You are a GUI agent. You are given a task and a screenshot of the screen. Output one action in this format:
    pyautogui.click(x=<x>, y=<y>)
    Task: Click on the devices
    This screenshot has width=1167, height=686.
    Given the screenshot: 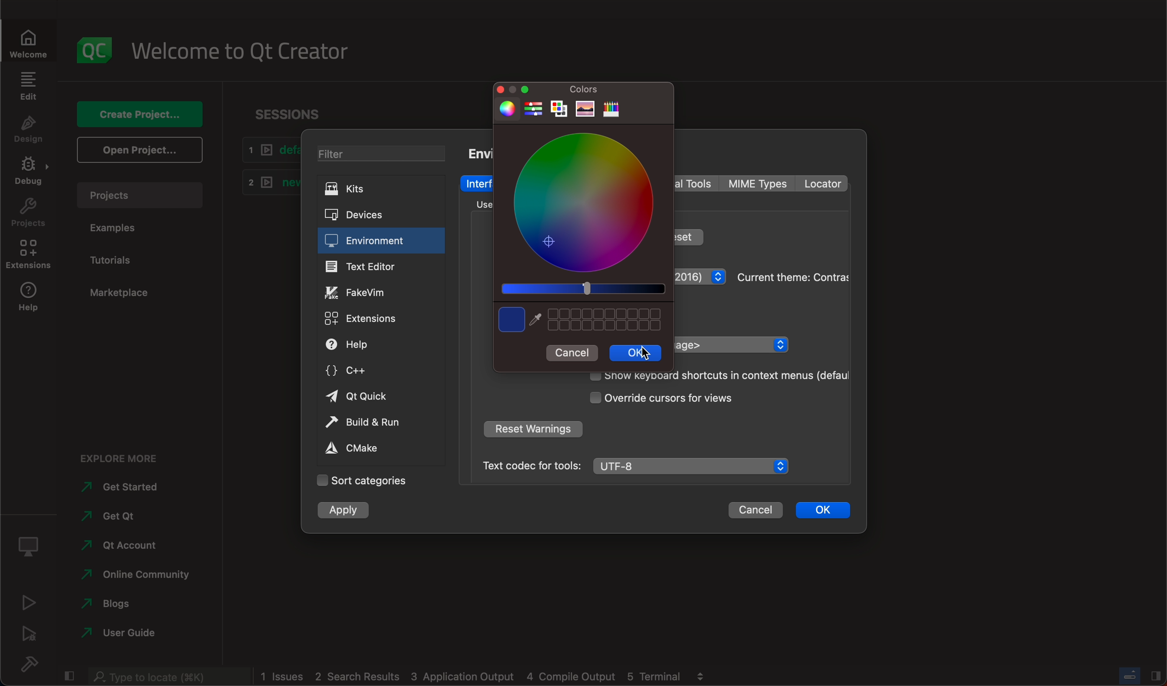 What is the action you would take?
    pyautogui.click(x=371, y=213)
    